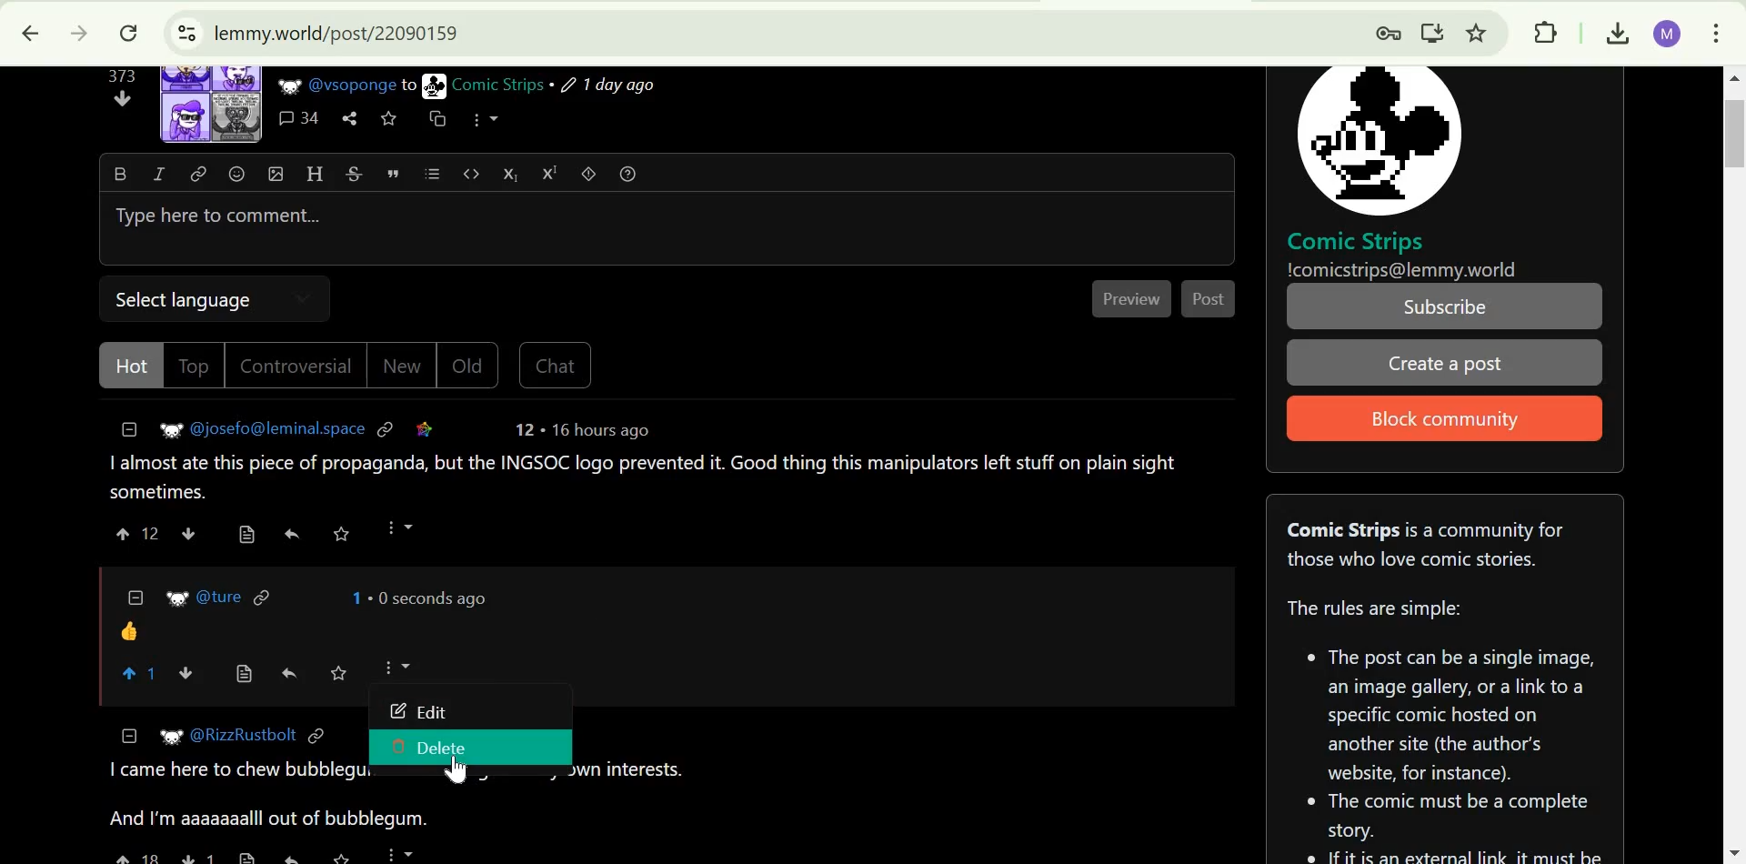 The height and width of the screenshot is (864, 1746). What do you see at coordinates (425, 428) in the screenshot?
I see `link` at bounding box center [425, 428].